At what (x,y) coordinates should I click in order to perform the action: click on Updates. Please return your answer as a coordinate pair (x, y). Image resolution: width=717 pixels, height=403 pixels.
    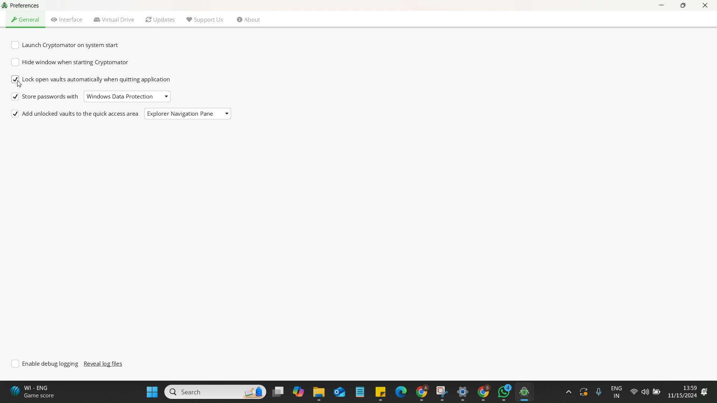
    Looking at the image, I should click on (161, 20).